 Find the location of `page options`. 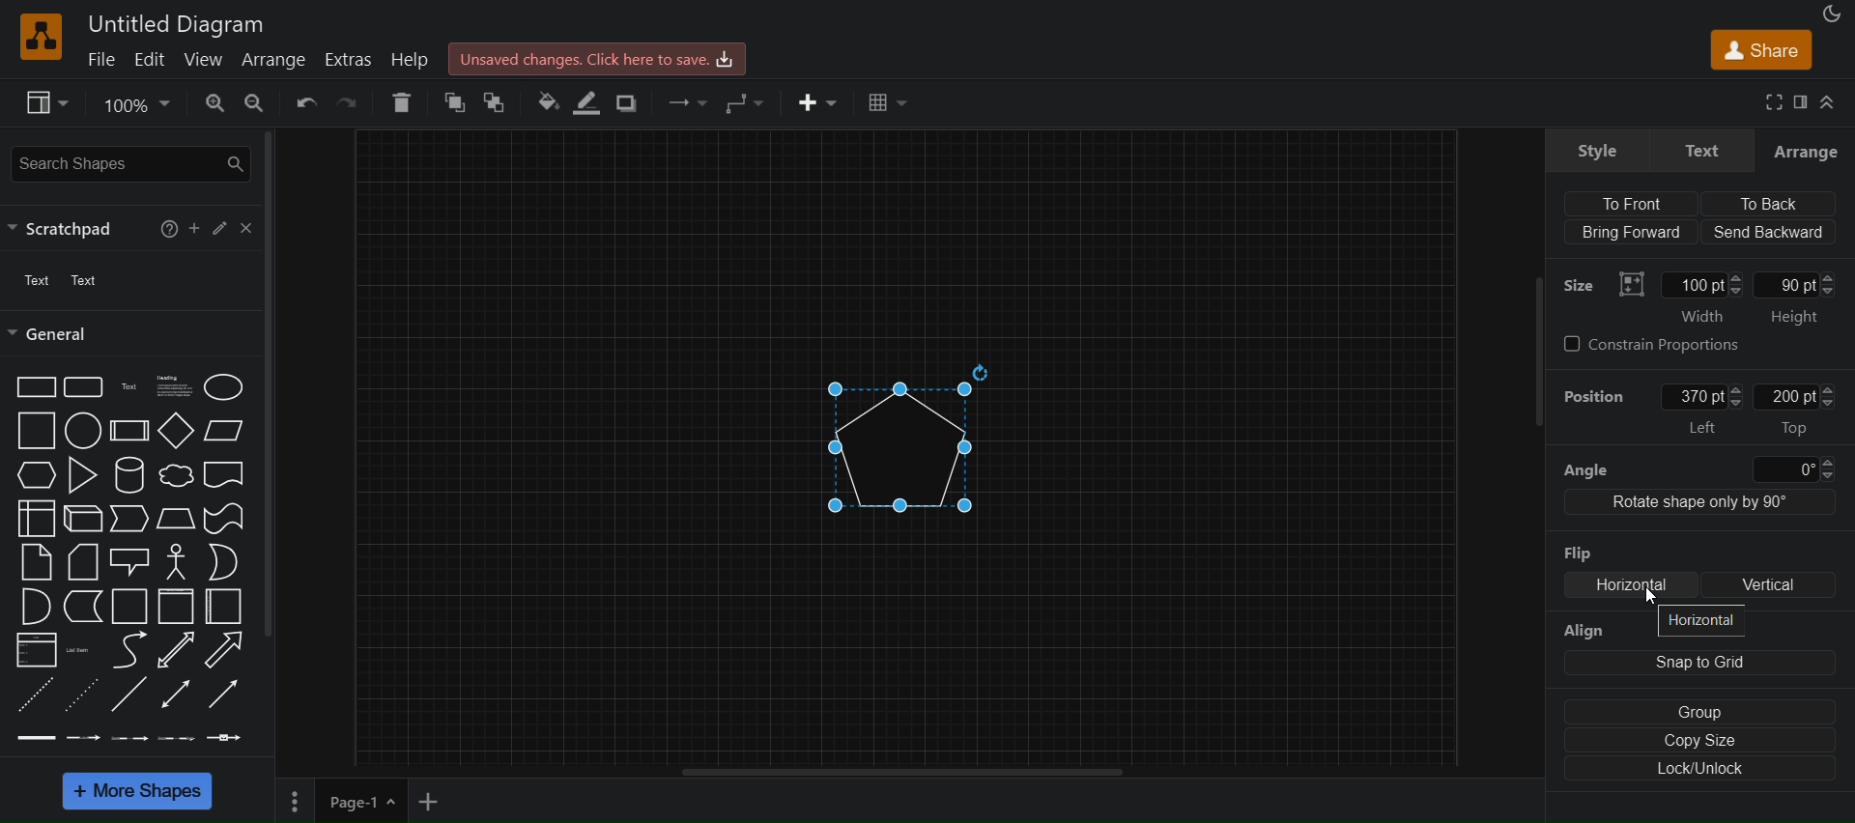

page options is located at coordinates (391, 801).